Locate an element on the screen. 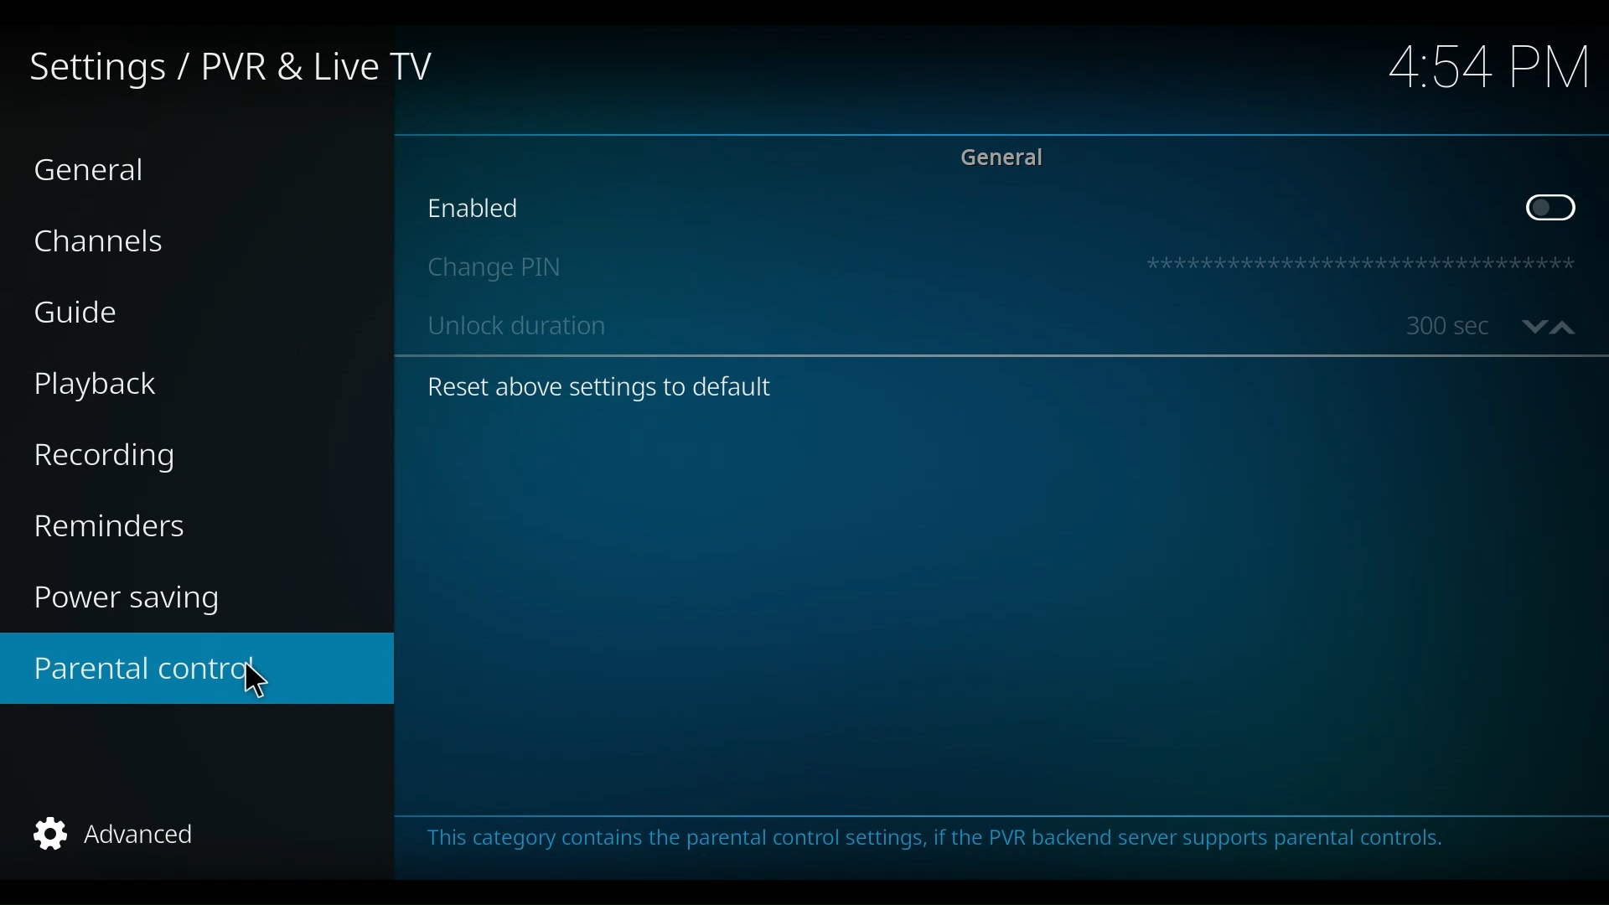 Image resolution: width=1609 pixels, height=905 pixels. Parental control is located at coordinates (196, 667).